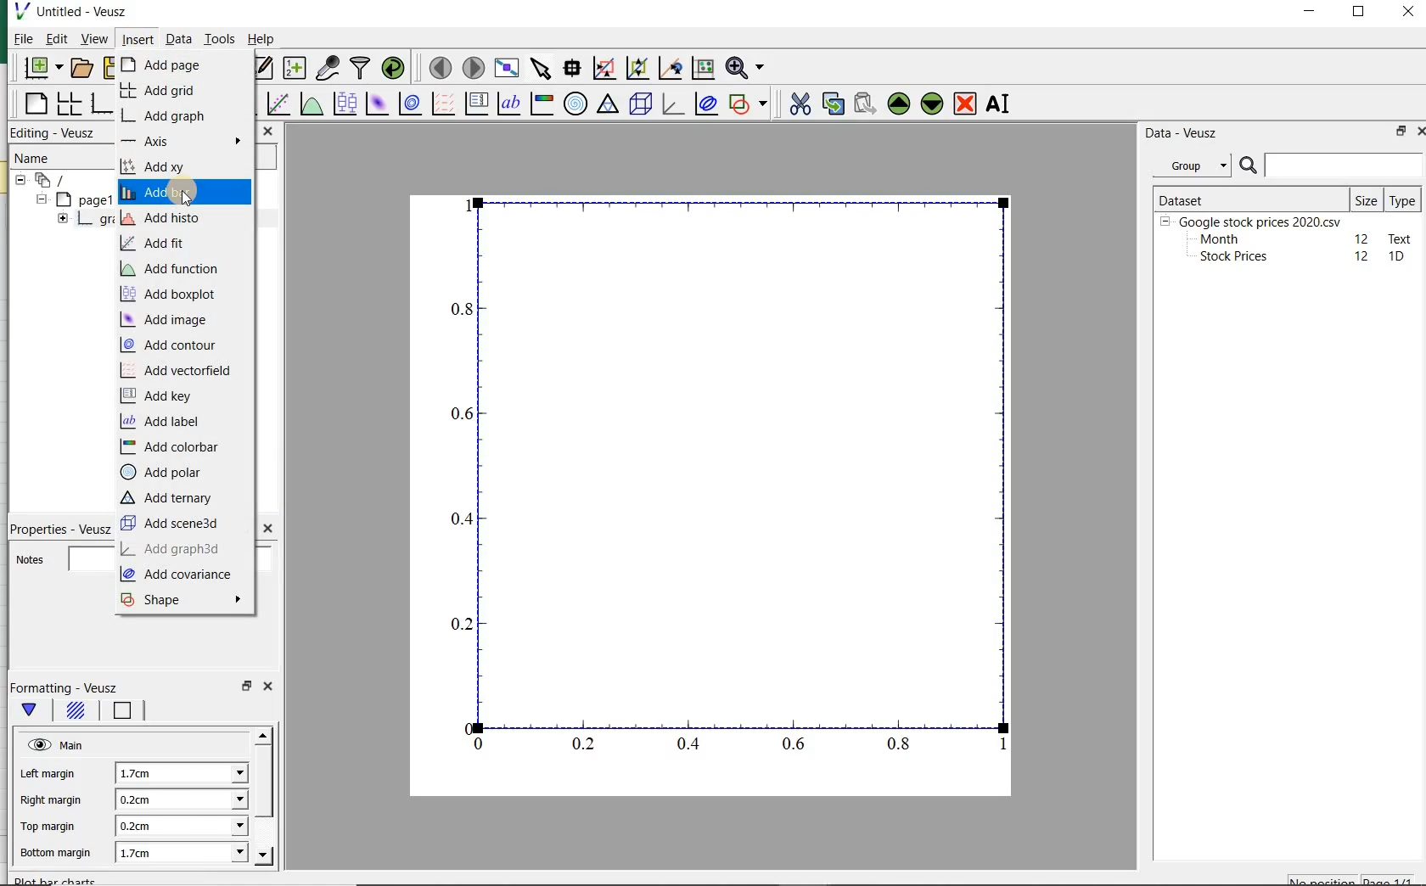 The image size is (1426, 886). Describe the element at coordinates (172, 64) in the screenshot. I see `add page` at that location.